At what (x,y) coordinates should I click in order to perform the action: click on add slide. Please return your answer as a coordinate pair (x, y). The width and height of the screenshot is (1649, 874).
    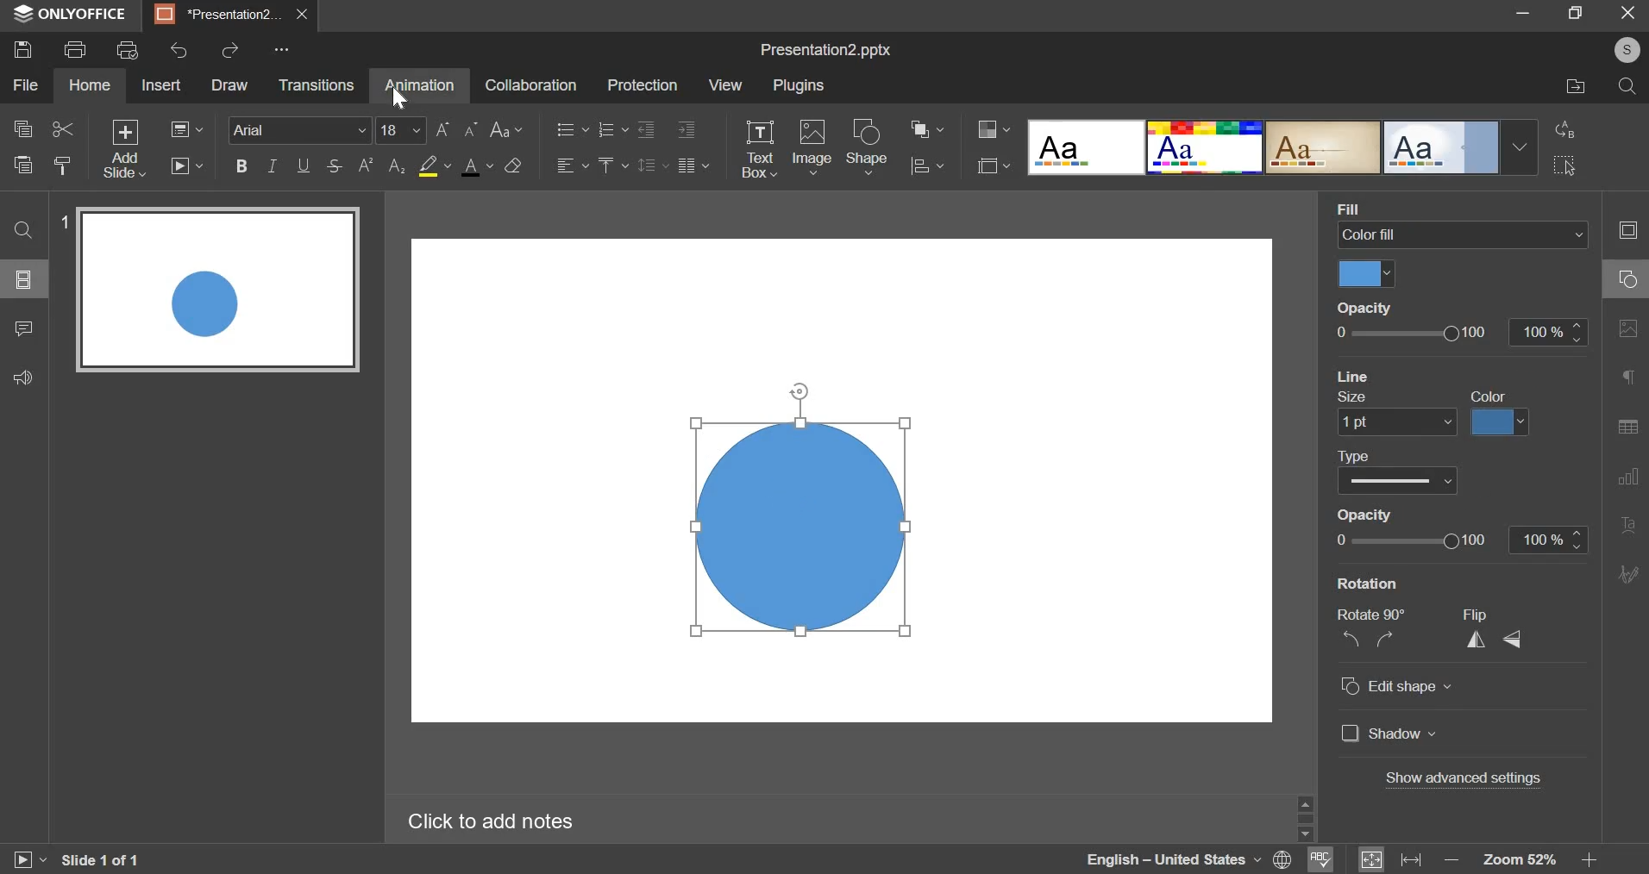
    Looking at the image, I should click on (124, 149).